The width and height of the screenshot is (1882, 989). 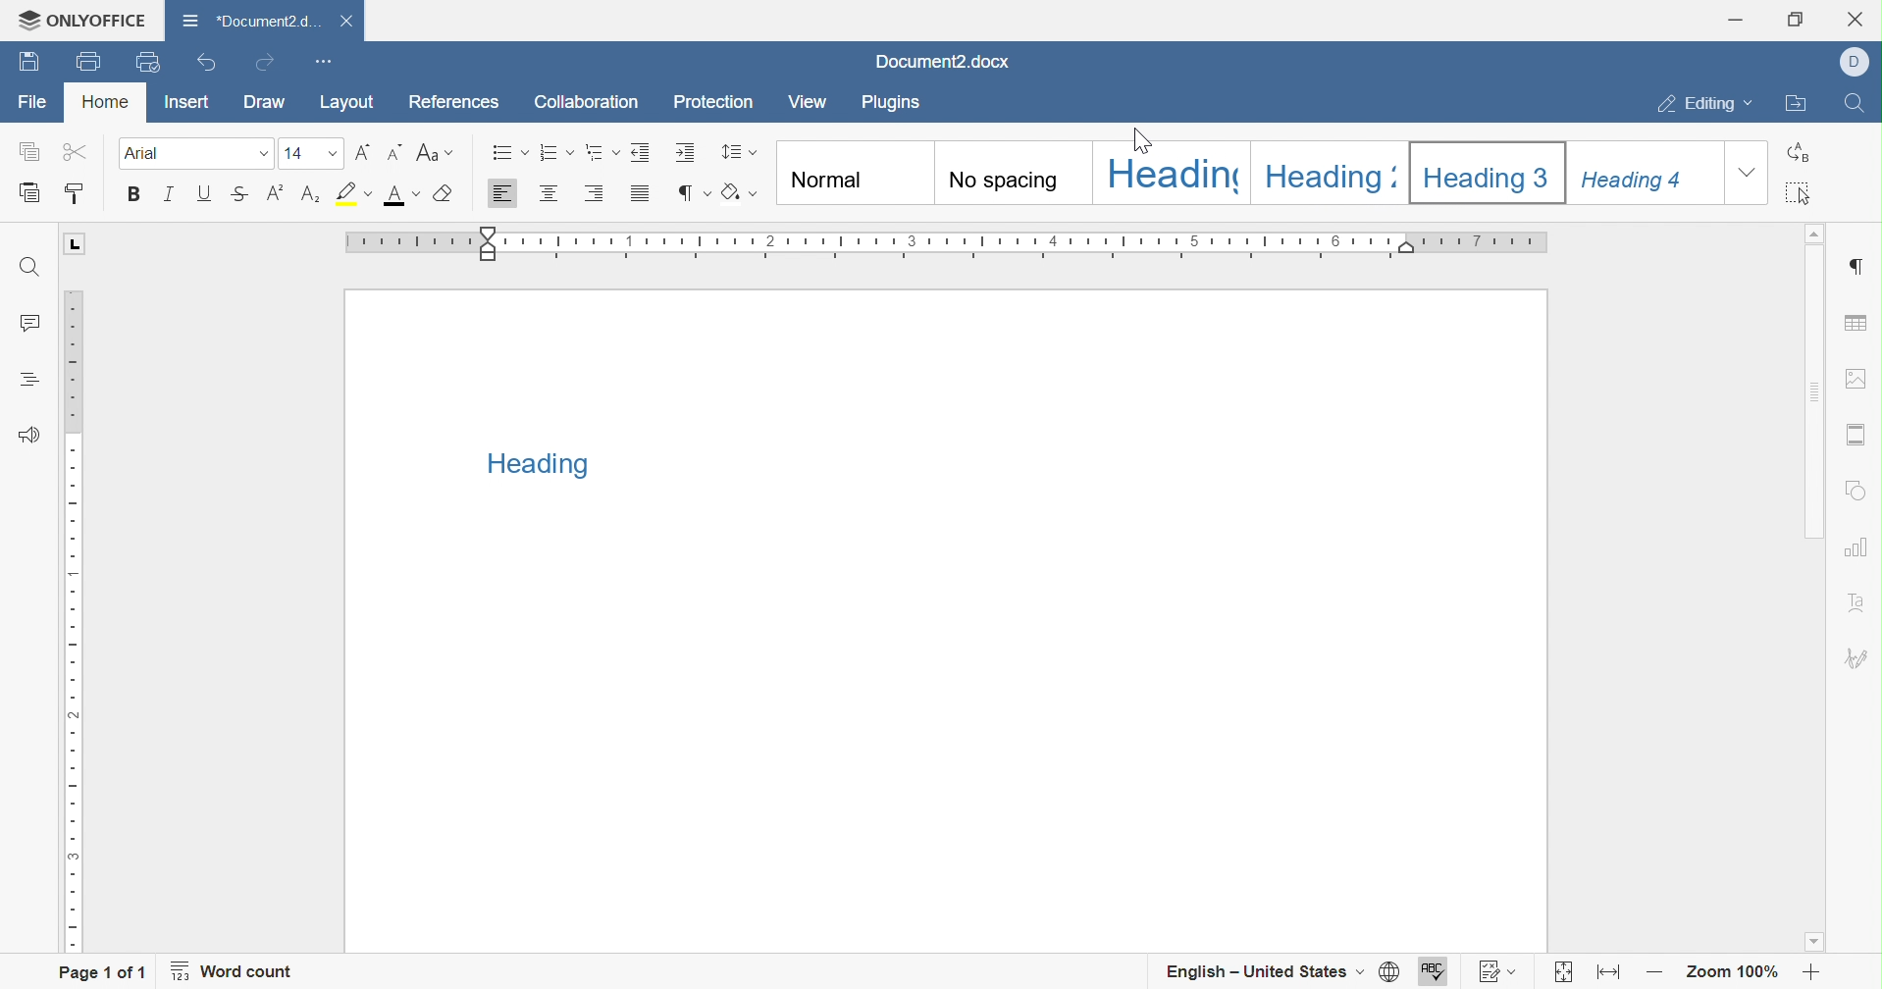 What do you see at coordinates (84, 62) in the screenshot?
I see `Save` at bounding box center [84, 62].